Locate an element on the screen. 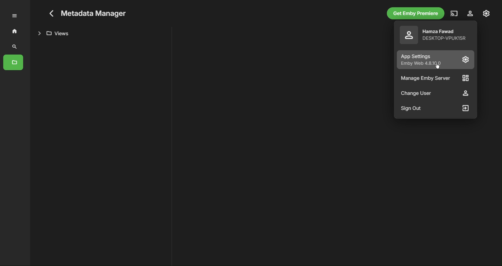 The width and height of the screenshot is (502, 266). Metadata Manager is located at coordinates (90, 12).